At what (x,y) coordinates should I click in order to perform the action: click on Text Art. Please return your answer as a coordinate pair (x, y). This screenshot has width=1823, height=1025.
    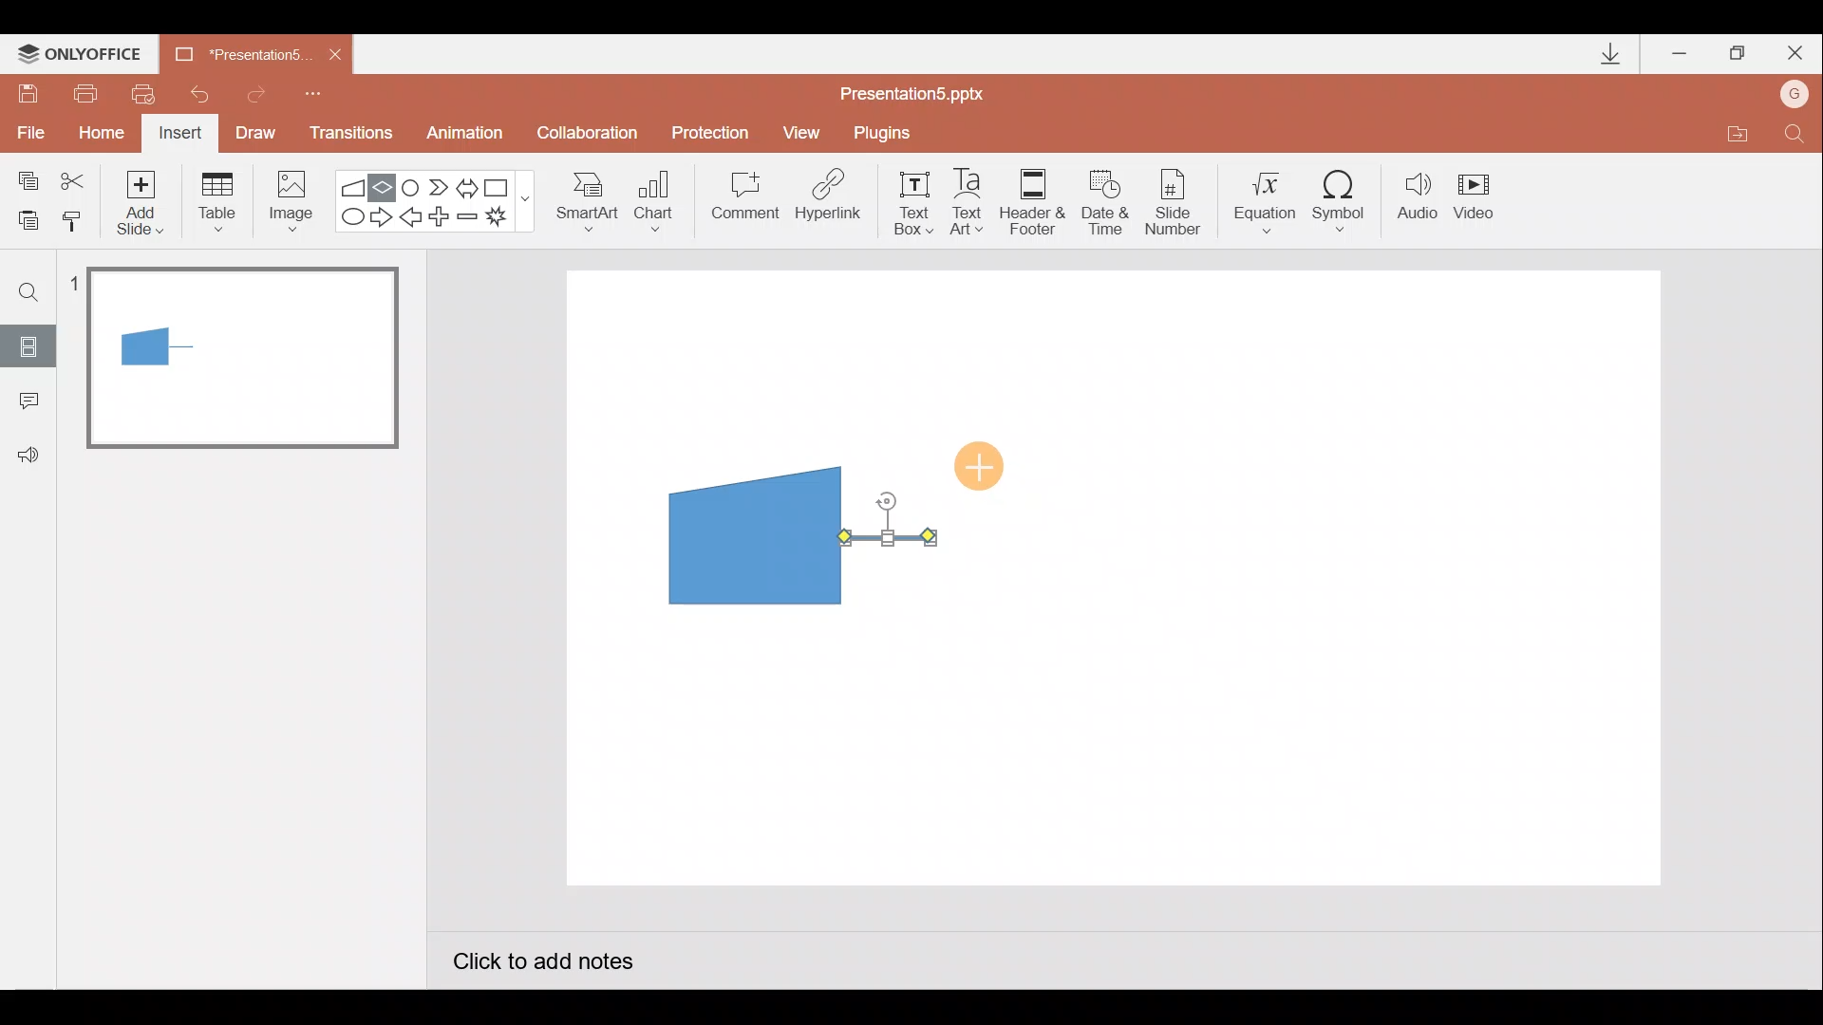
    Looking at the image, I should click on (972, 201).